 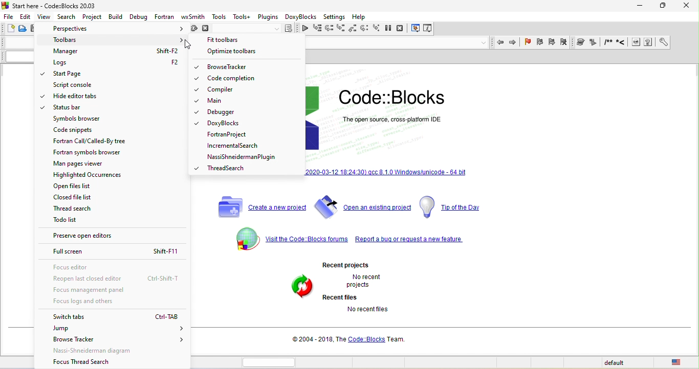 I want to click on various info, so click(x=429, y=28).